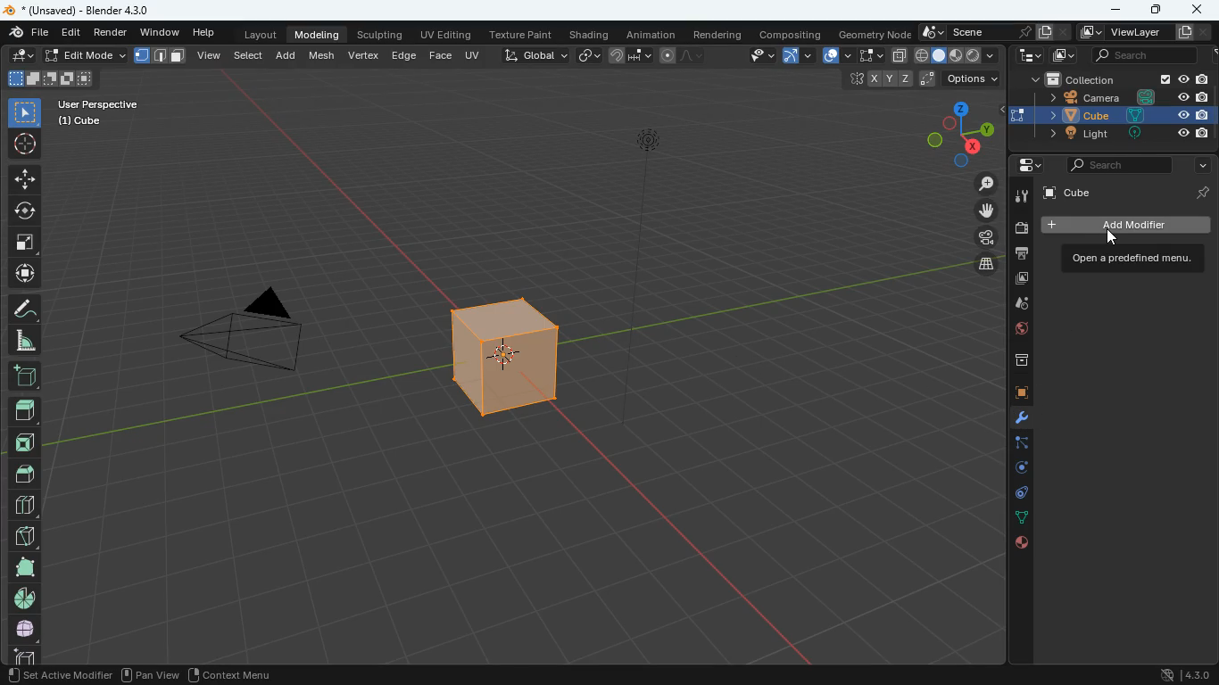 The width and height of the screenshot is (1219, 685). Describe the element at coordinates (446, 34) in the screenshot. I see `uv editing` at that location.